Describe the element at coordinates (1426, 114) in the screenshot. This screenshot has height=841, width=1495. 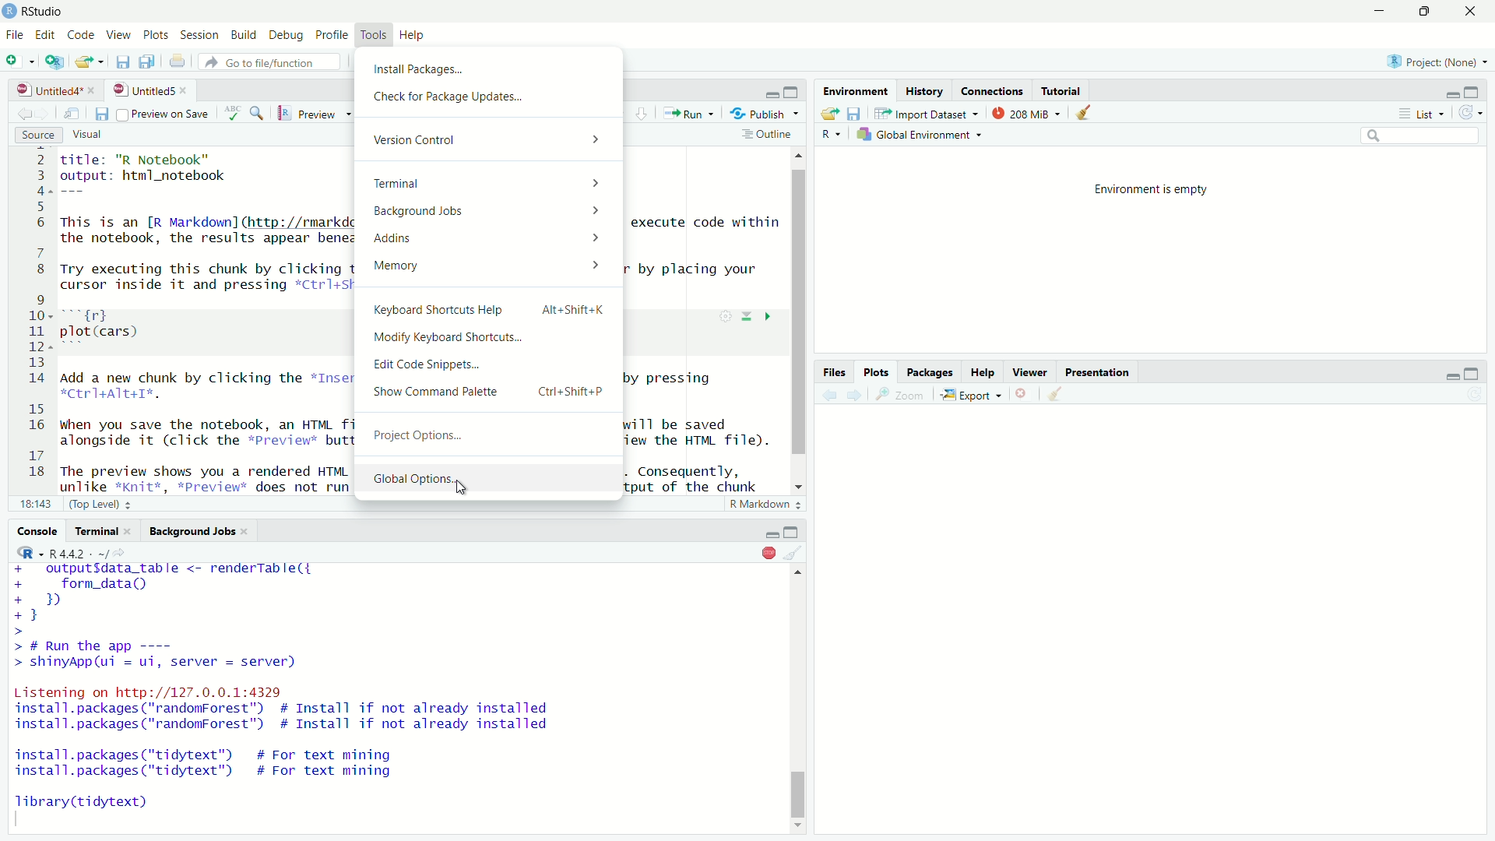
I see `List` at that location.